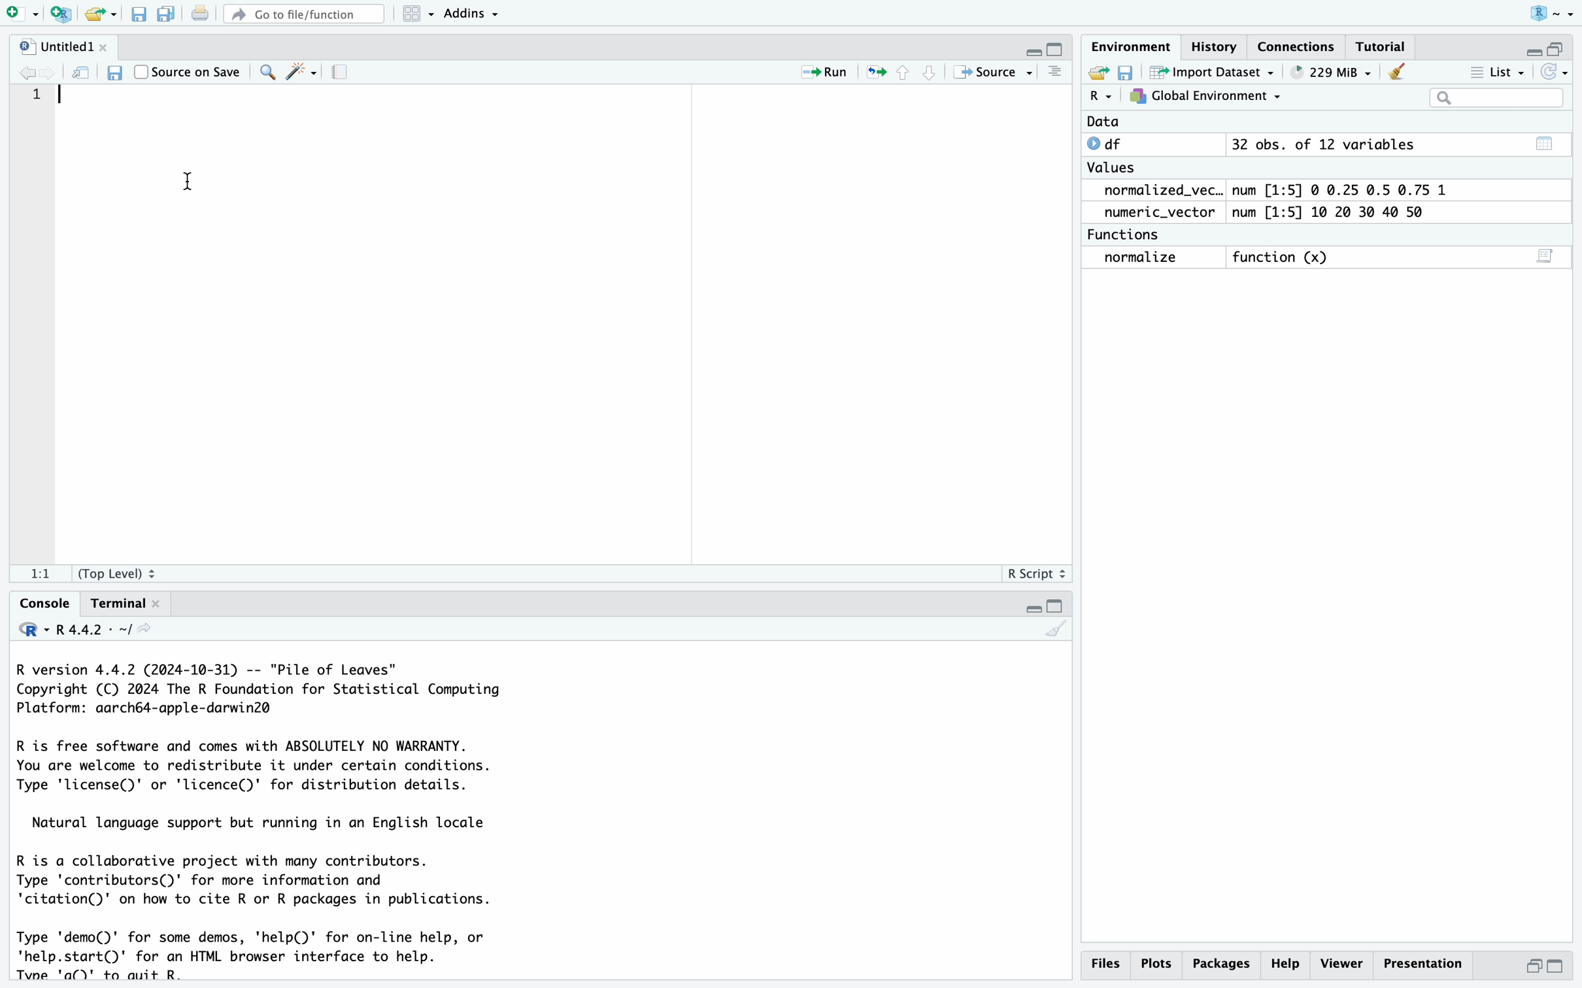 Image resolution: width=1582 pixels, height=988 pixels. Describe the element at coordinates (1425, 964) in the screenshot. I see `Presentation` at that location.